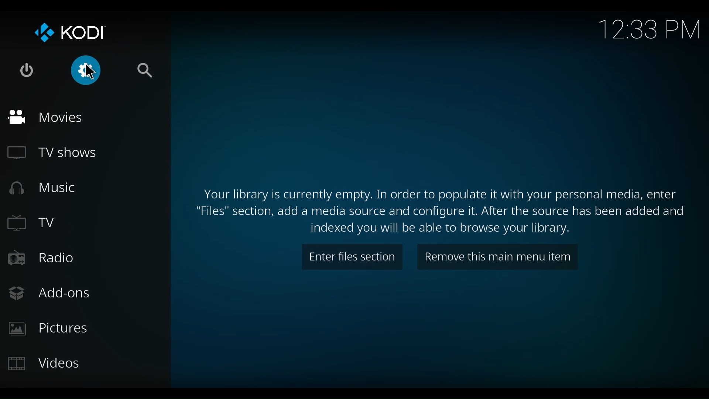 The image size is (709, 399). Describe the element at coordinates (43, 257) in the screenshot. I see `Radio` at that location.